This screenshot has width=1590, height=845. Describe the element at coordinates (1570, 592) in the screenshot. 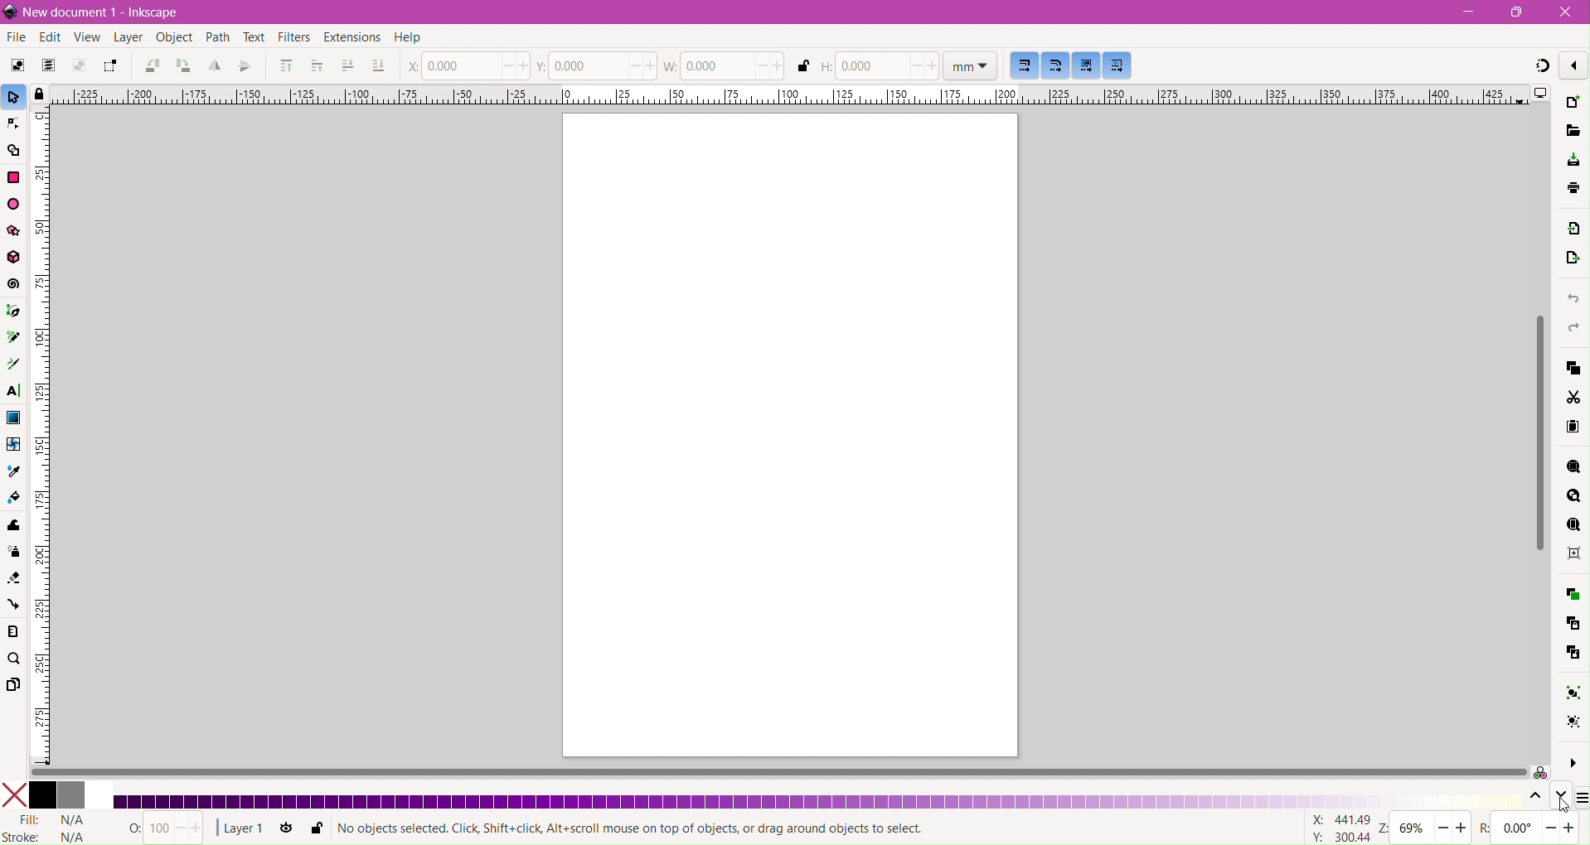

I see `Duplicate` at that location.